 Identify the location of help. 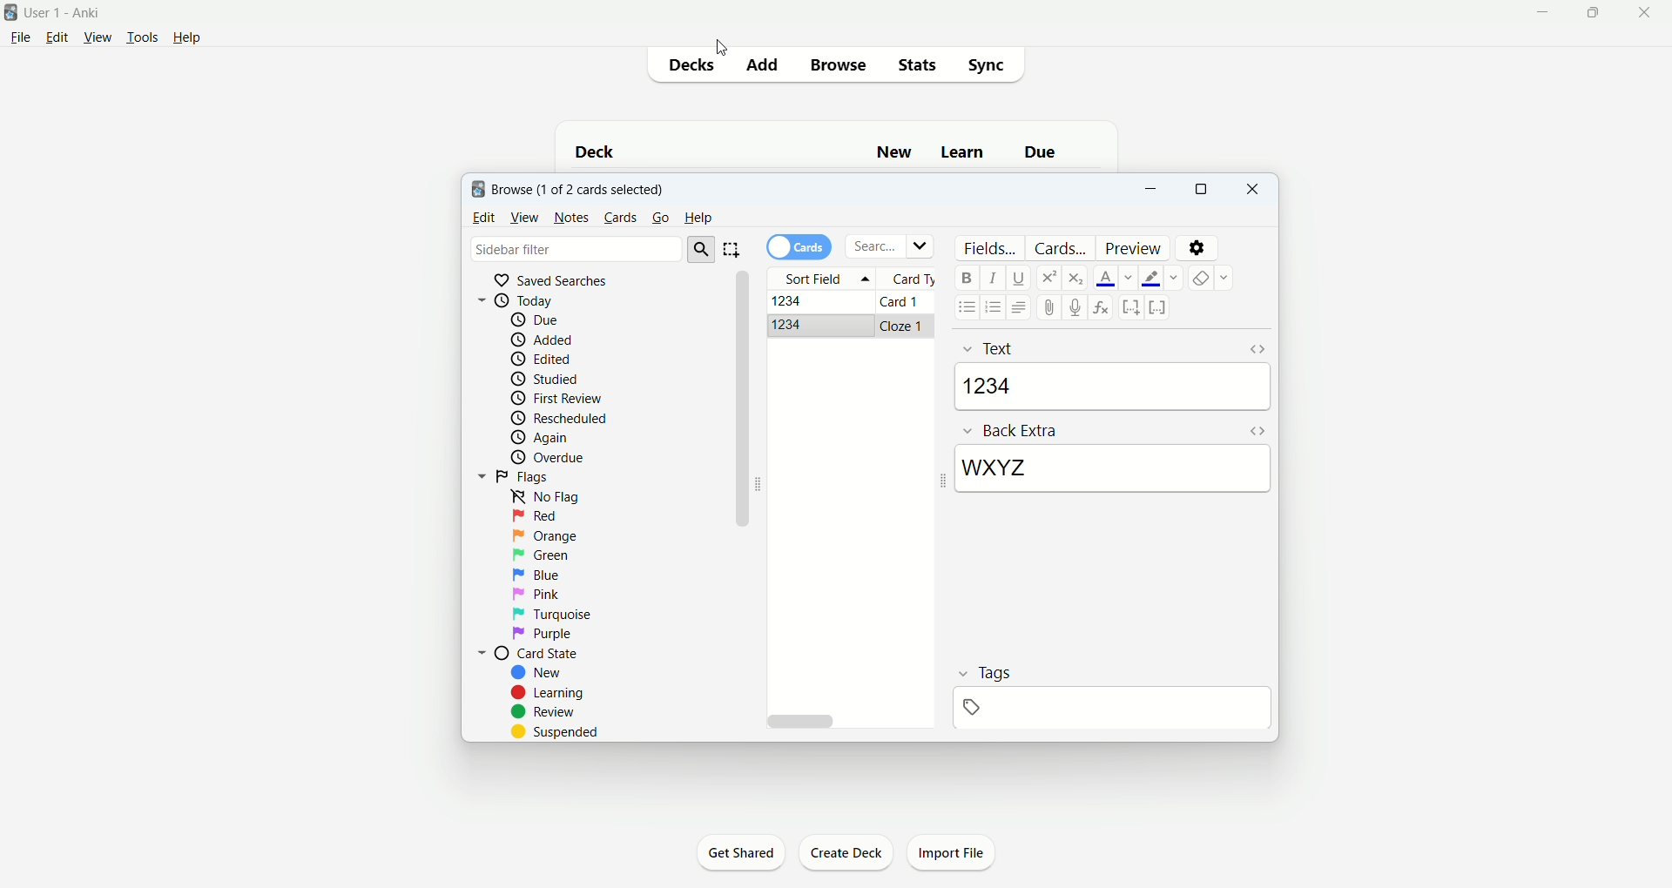
(187, 38).